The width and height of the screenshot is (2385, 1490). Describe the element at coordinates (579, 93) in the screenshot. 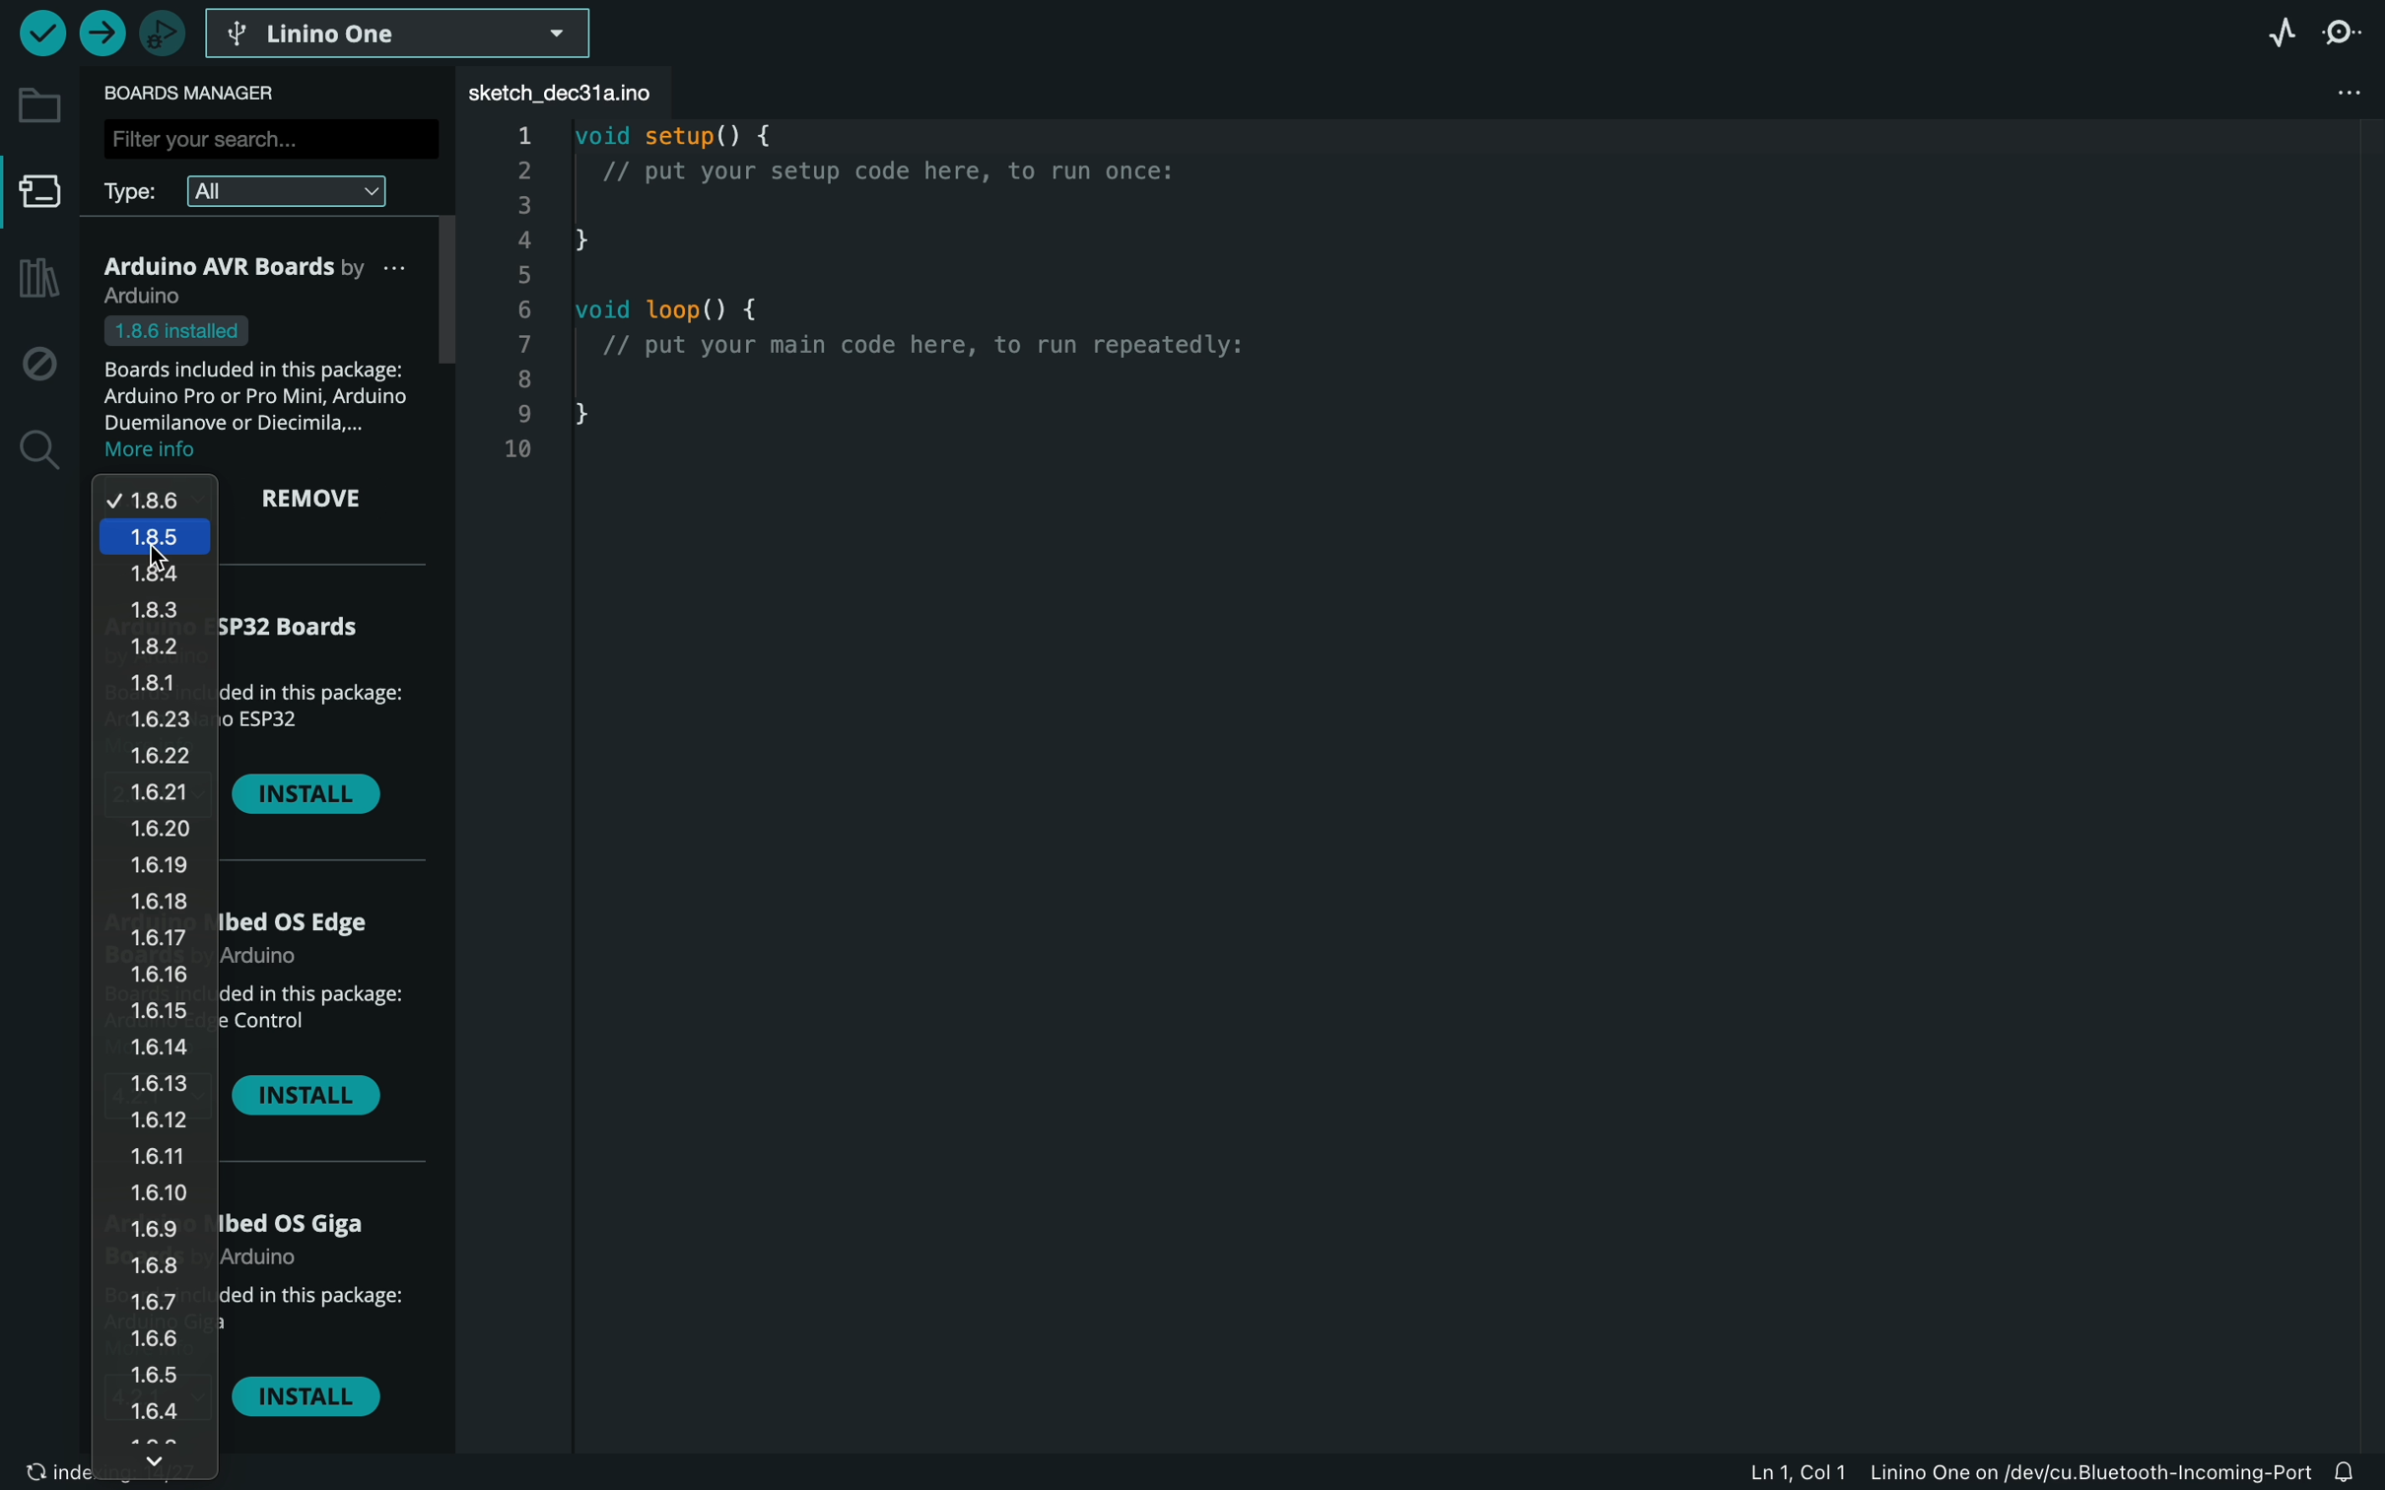

I see `file tab` at that location.